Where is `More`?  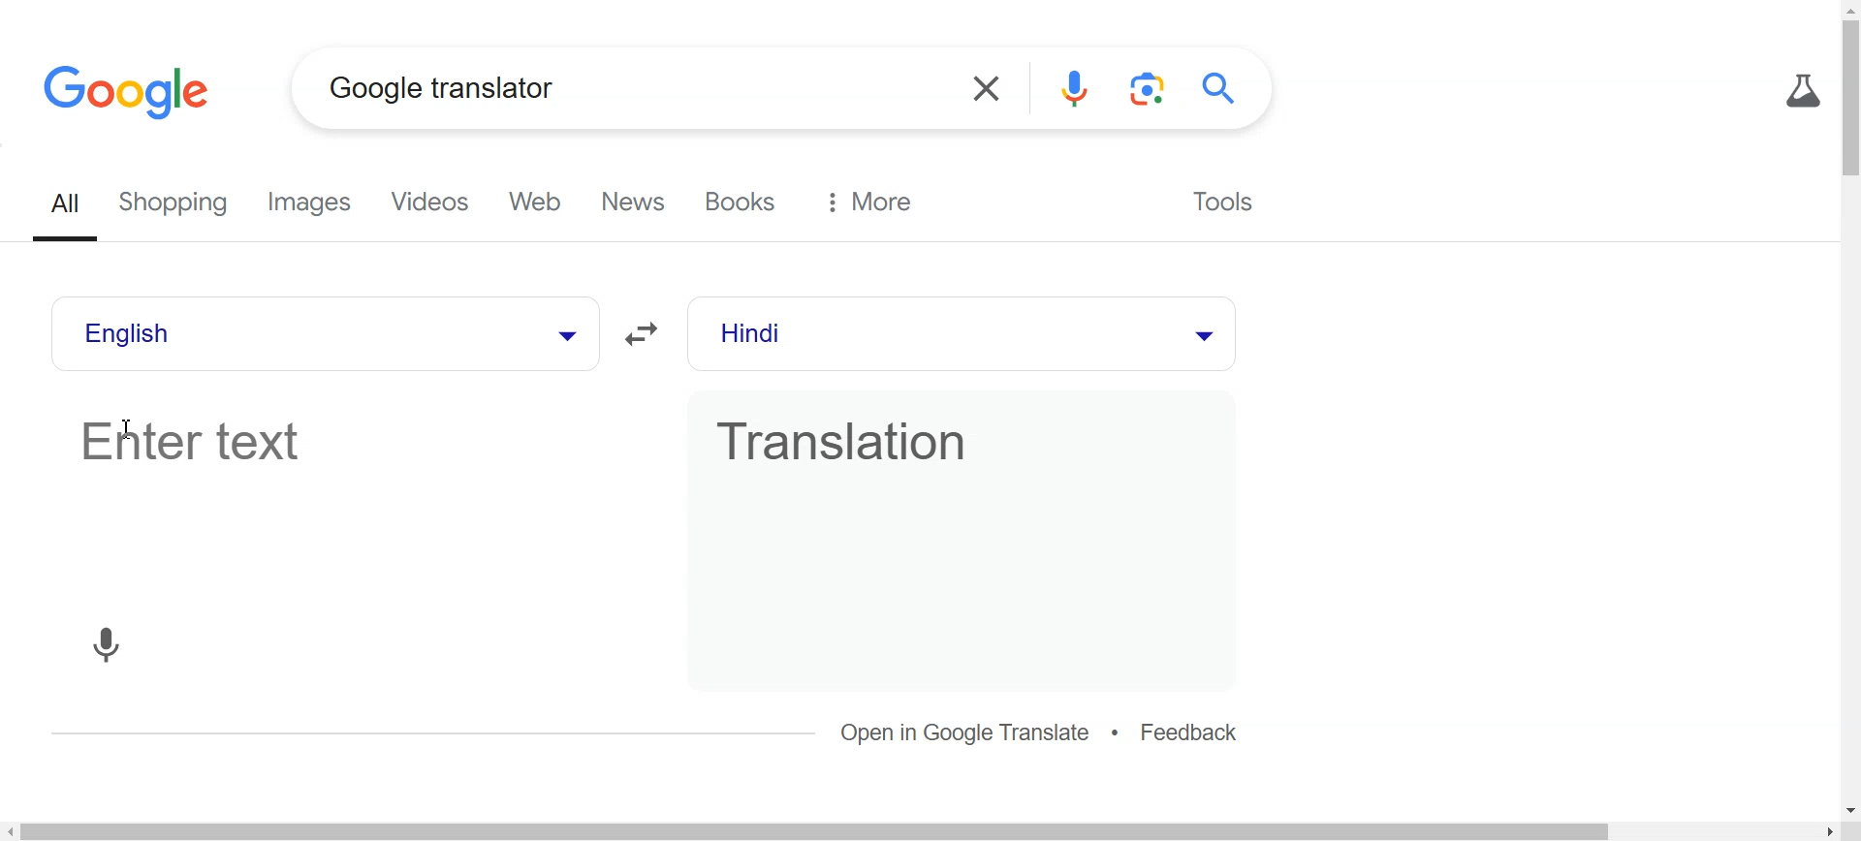 More is located at coordinates (869, 202).